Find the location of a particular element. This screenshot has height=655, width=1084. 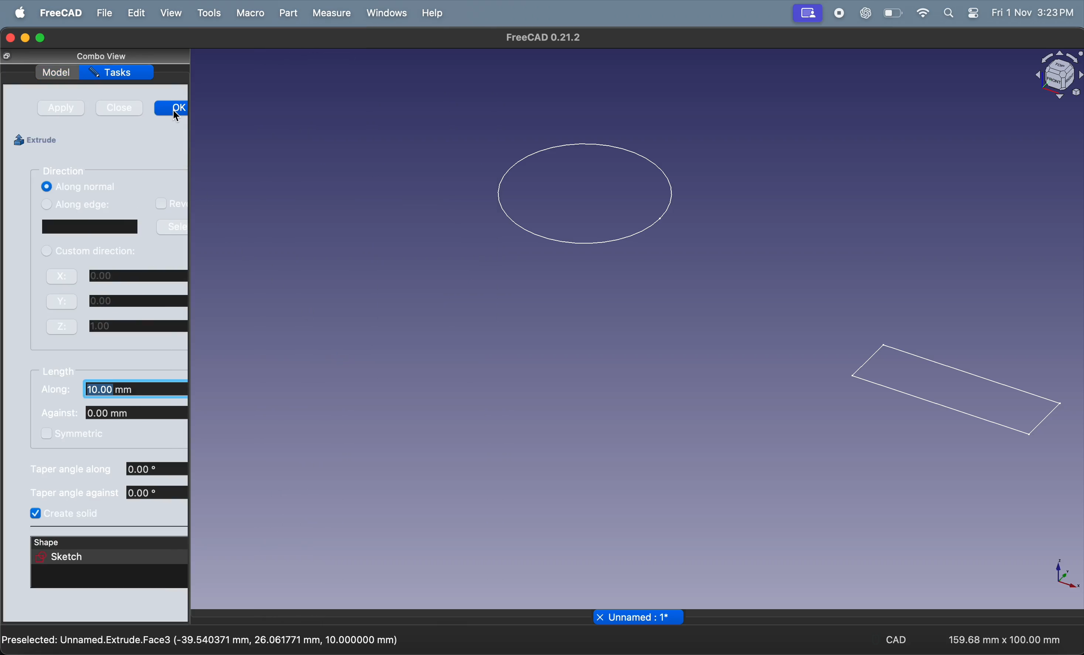

Along normal is located at coordinates (82, 187).